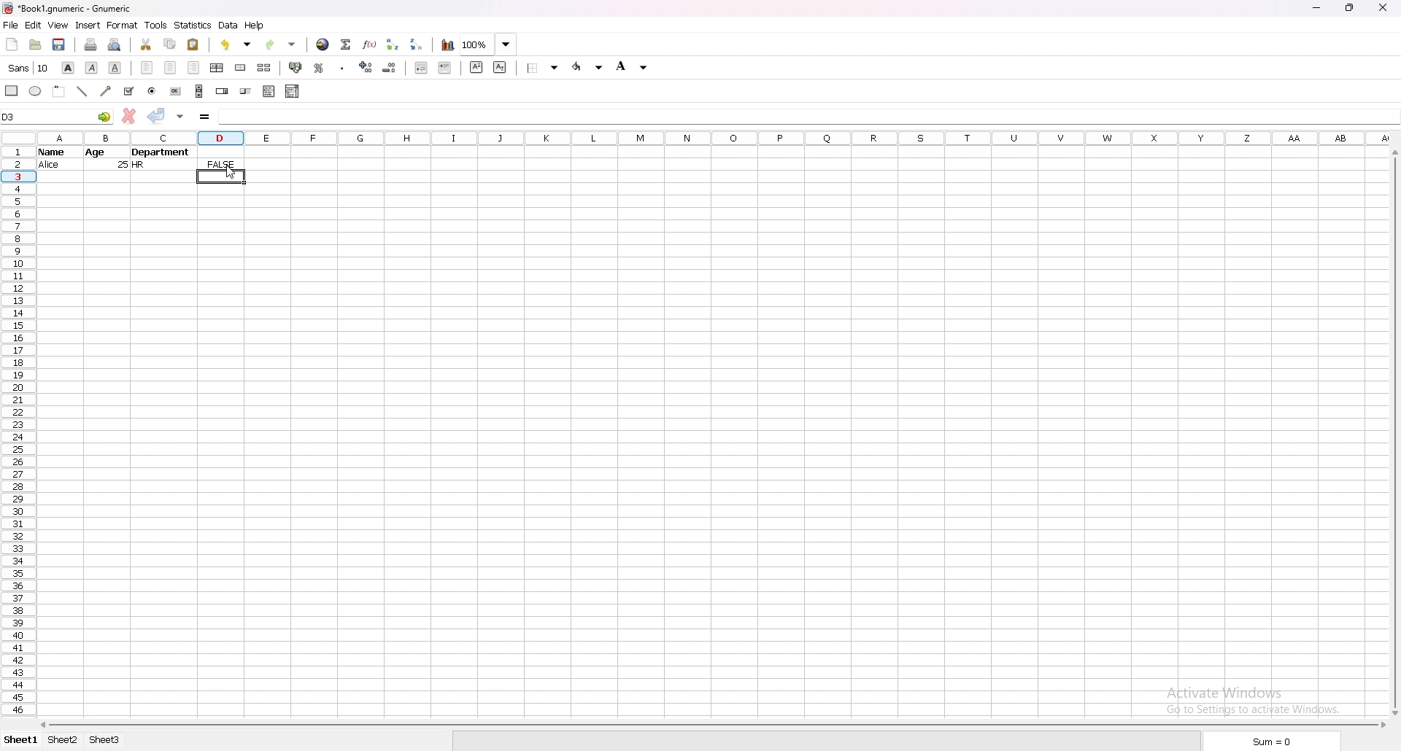 This screenshot has width=1401, height=751. What do you see at coordinates (476, 67) in the screenshot?
I see `superscript` at bounding box center [476, 67].